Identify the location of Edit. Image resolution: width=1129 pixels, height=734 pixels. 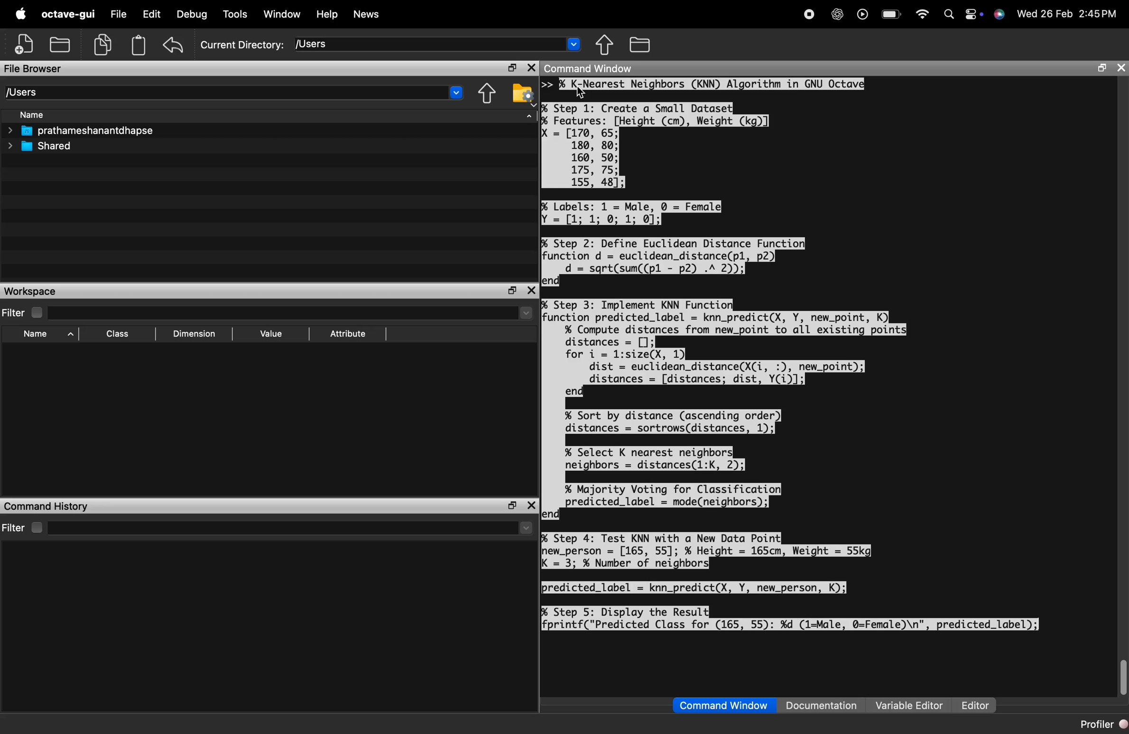
(151, 14).